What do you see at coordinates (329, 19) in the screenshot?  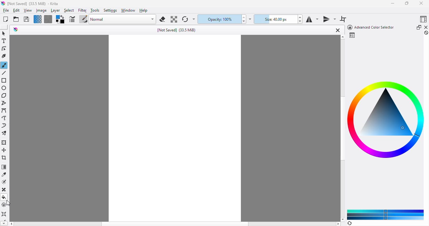 I see `vertical mirror tool` at bounding box center [329, 19].